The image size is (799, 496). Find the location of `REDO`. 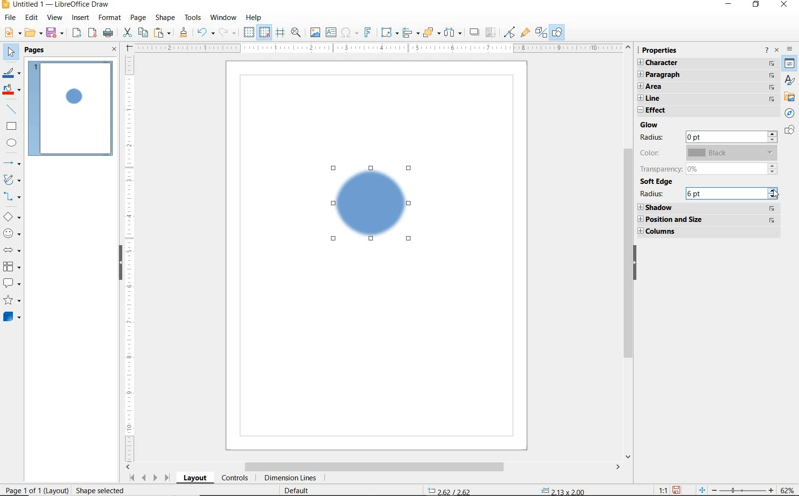

REDO is located at coordinates (228, 32).